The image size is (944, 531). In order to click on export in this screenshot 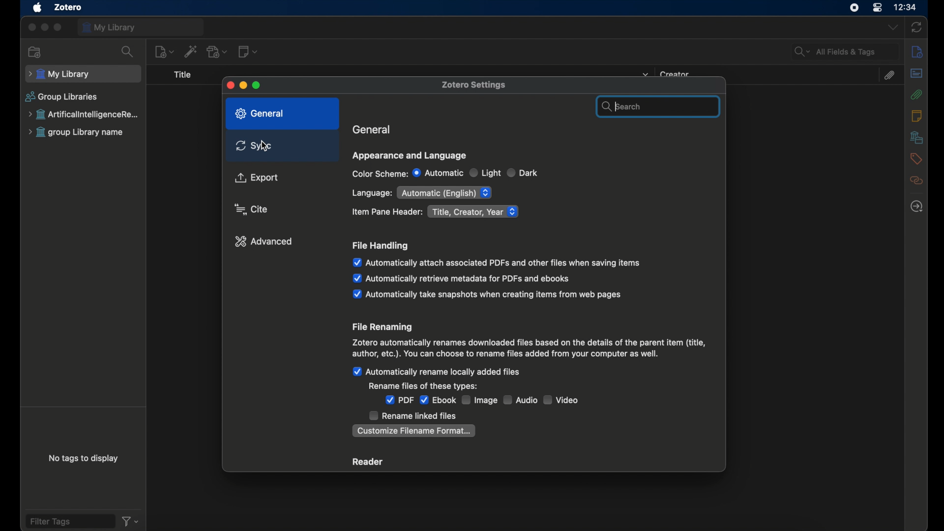, I will do `click(257, 178)`.